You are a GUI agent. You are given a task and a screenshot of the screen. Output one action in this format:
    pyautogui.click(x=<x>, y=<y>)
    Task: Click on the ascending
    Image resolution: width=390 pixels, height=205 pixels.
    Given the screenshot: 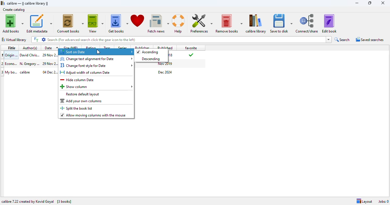 What is the action you would take?
    pyautogui.click(x=148, y=52)
    